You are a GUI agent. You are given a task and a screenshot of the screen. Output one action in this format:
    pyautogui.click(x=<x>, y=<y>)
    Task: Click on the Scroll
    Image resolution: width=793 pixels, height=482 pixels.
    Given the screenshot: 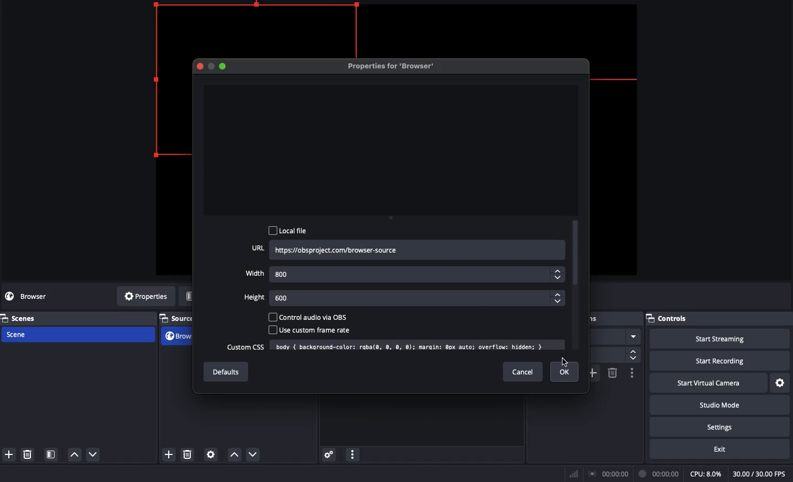 What is the action you would take?
    pyautogui.click(x=576, y=285)
    